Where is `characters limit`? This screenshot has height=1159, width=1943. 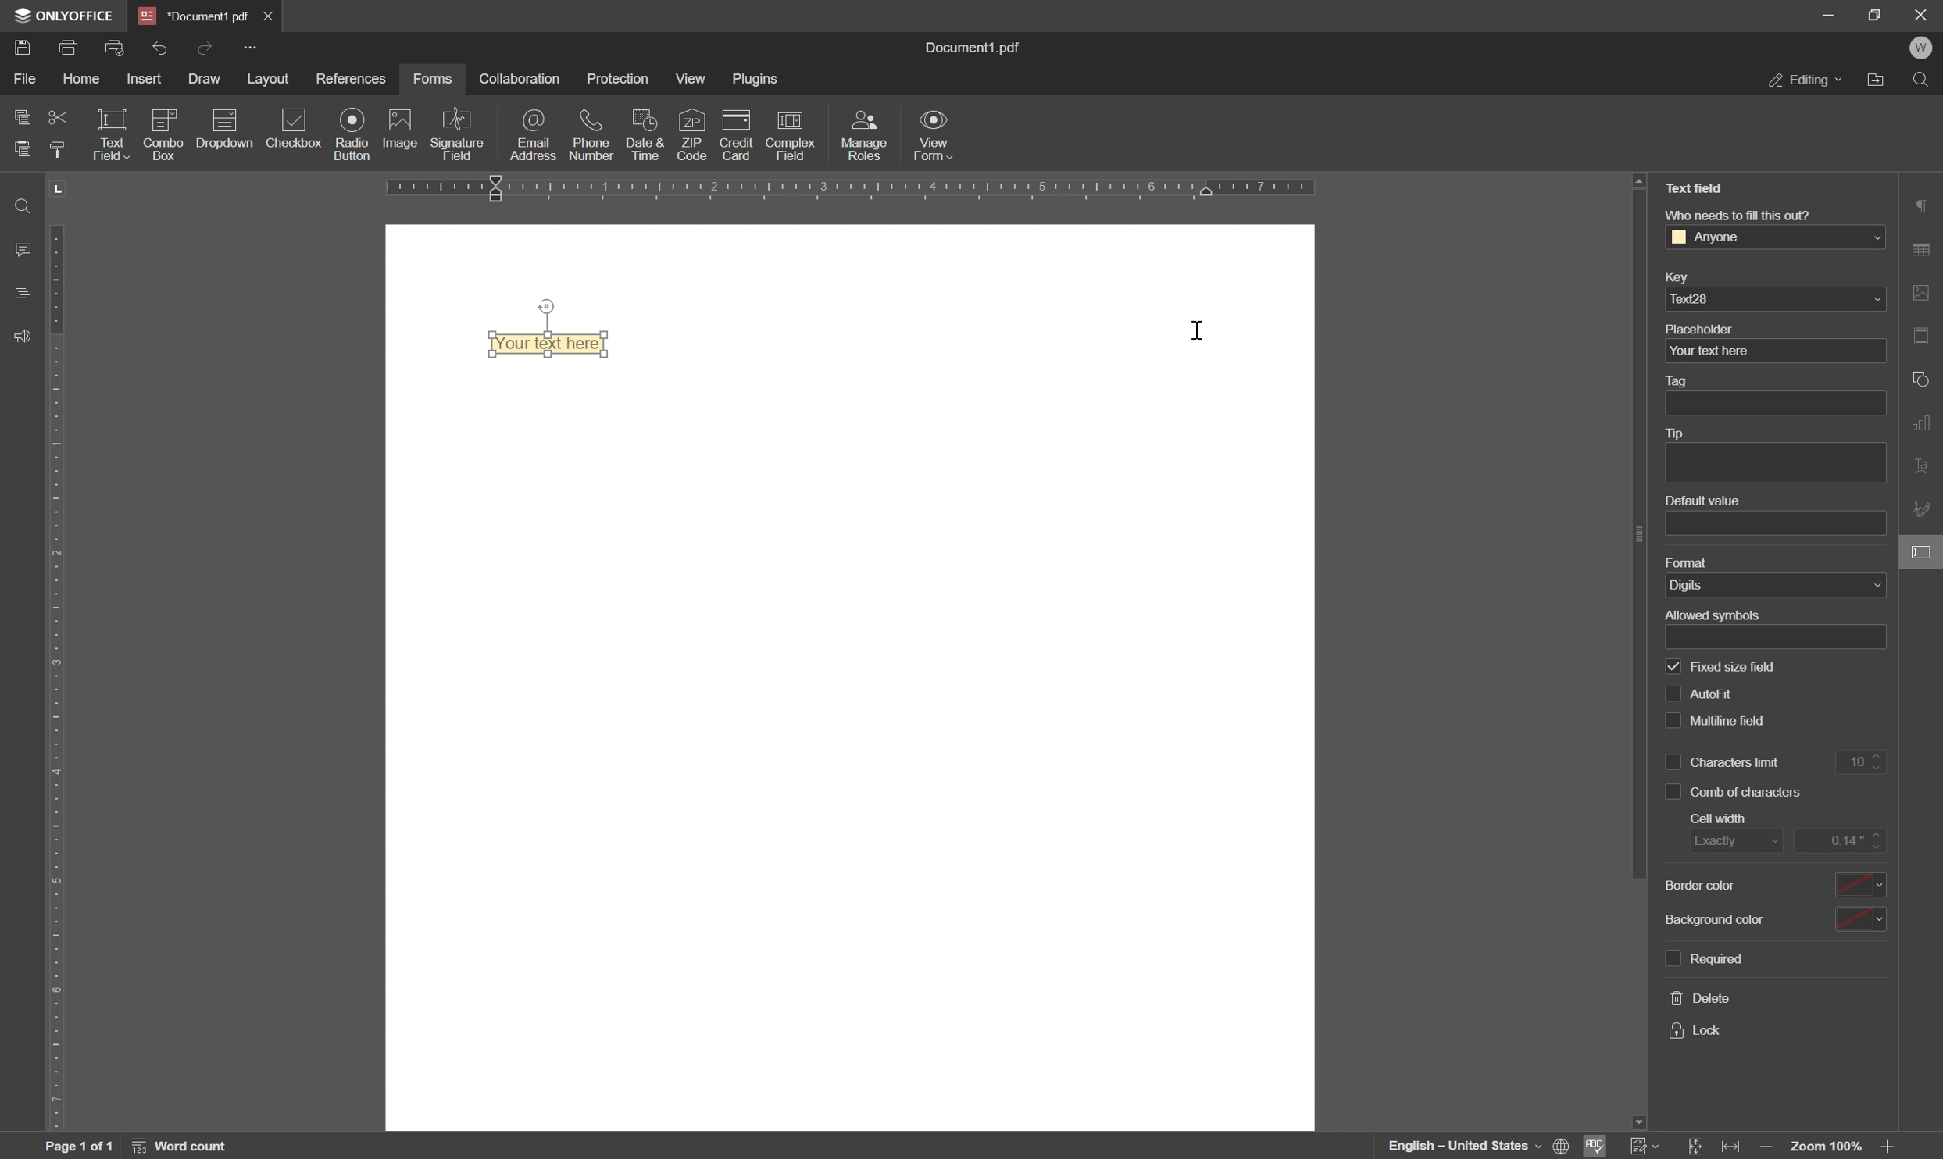 characters limit is located at coordinates (1724, 762).